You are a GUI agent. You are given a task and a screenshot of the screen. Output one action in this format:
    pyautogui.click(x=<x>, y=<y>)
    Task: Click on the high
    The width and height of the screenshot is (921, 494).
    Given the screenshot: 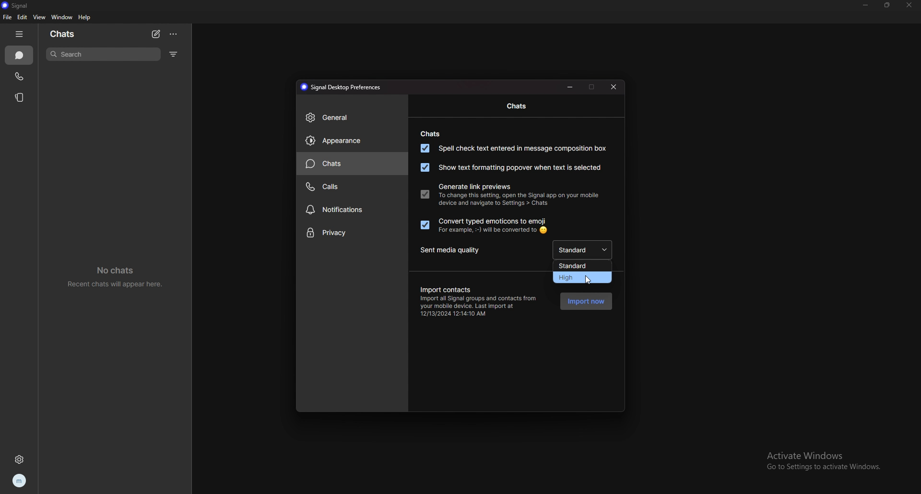 What is the action you would take?
    pyautogui.click(x=581, y=278)
    